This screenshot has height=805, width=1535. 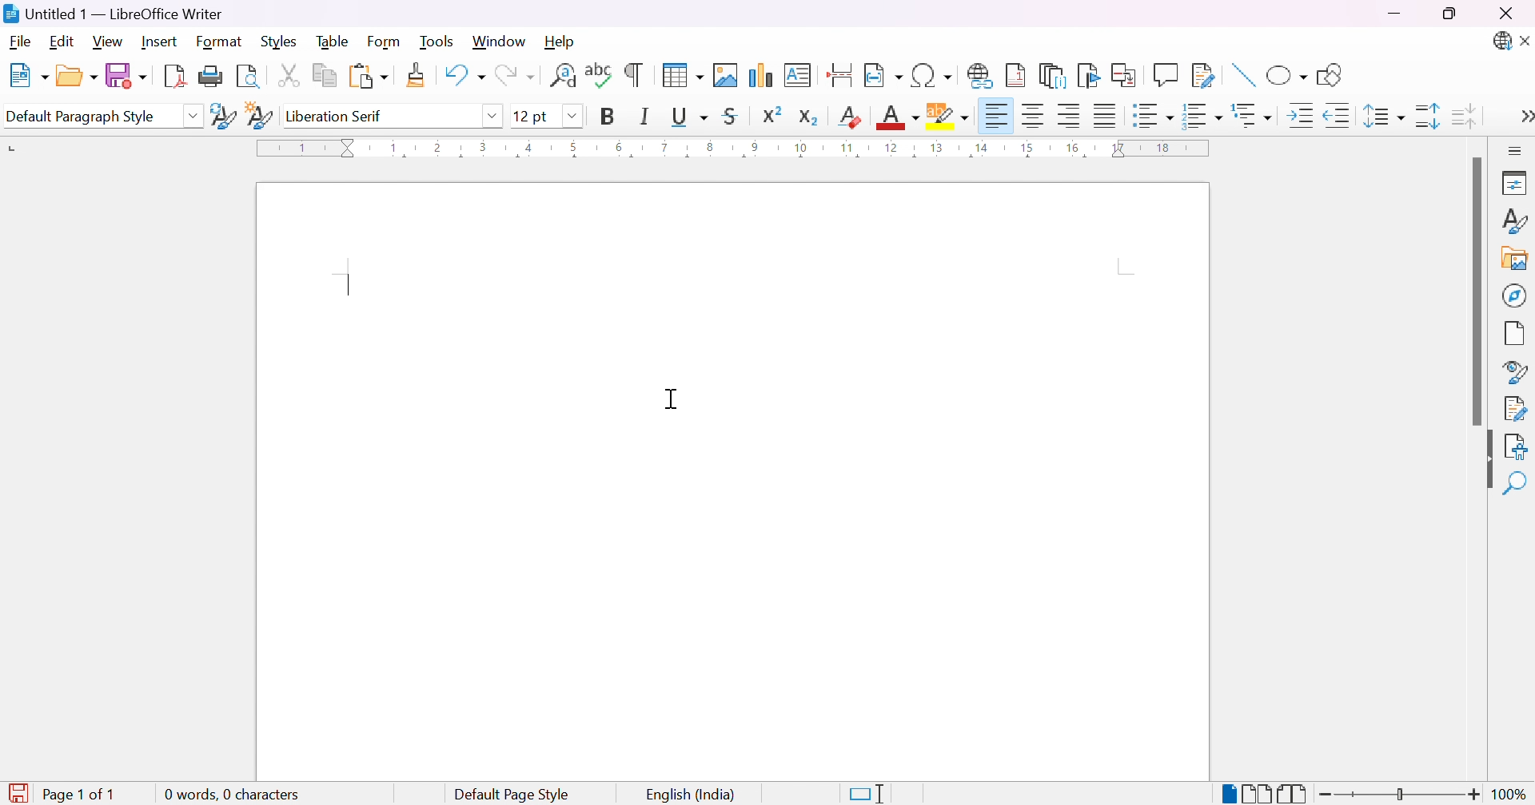 What do you see at coordinates (512, 795) in the screenshot?
I see `Default page style` at bounding box center [512, 795].